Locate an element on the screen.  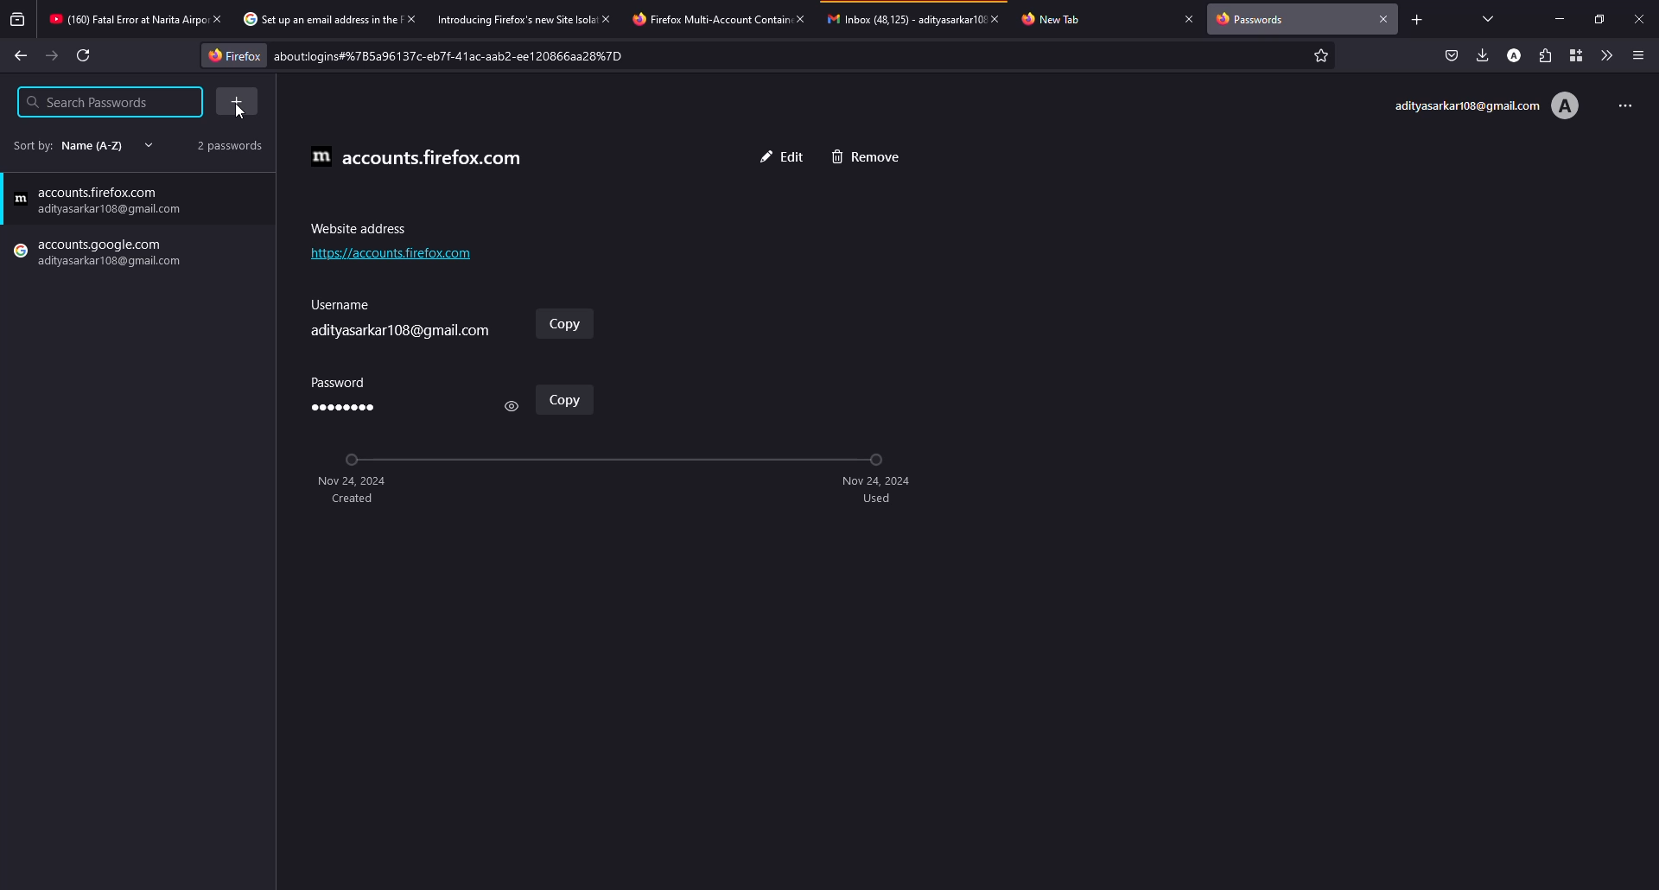
sort by name is located at coordinates (78, 145).